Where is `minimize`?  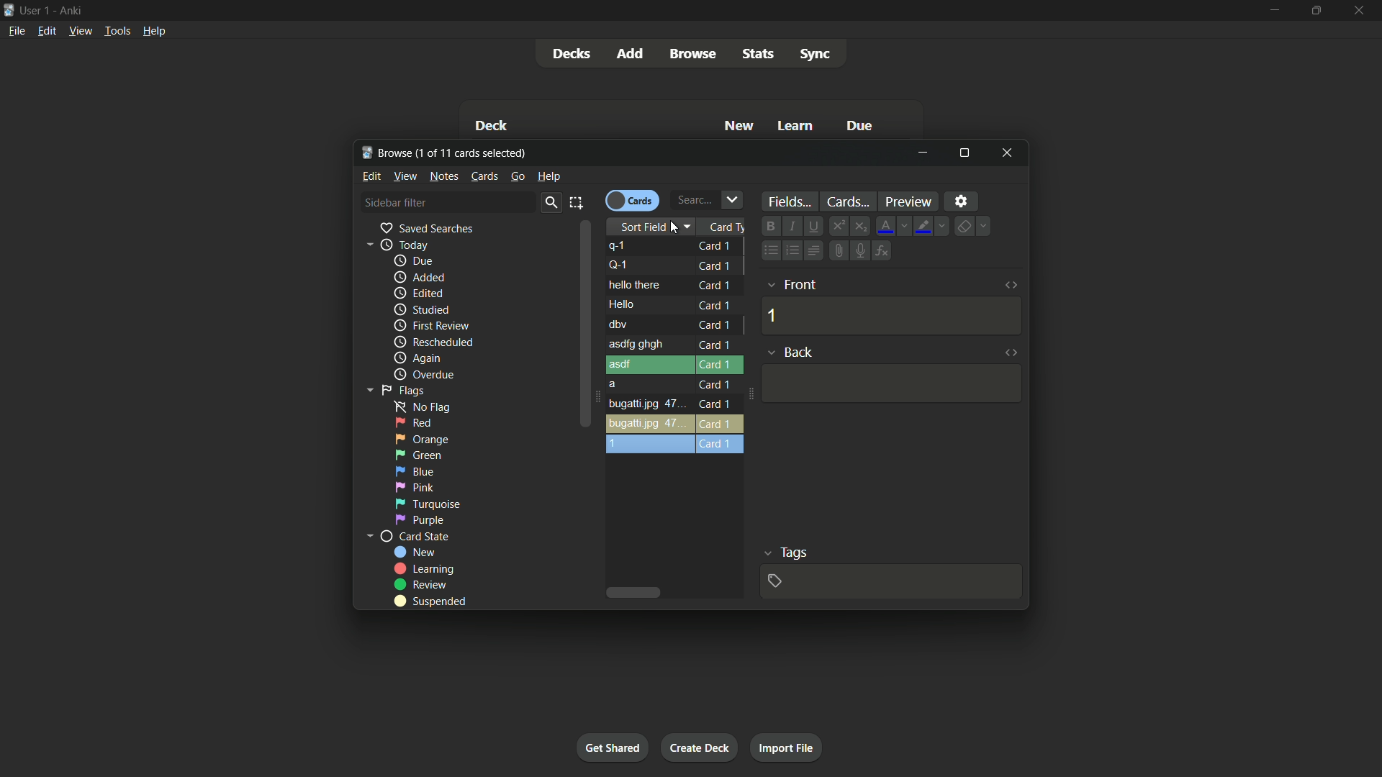 minimize is located at coordinates (925, 153).